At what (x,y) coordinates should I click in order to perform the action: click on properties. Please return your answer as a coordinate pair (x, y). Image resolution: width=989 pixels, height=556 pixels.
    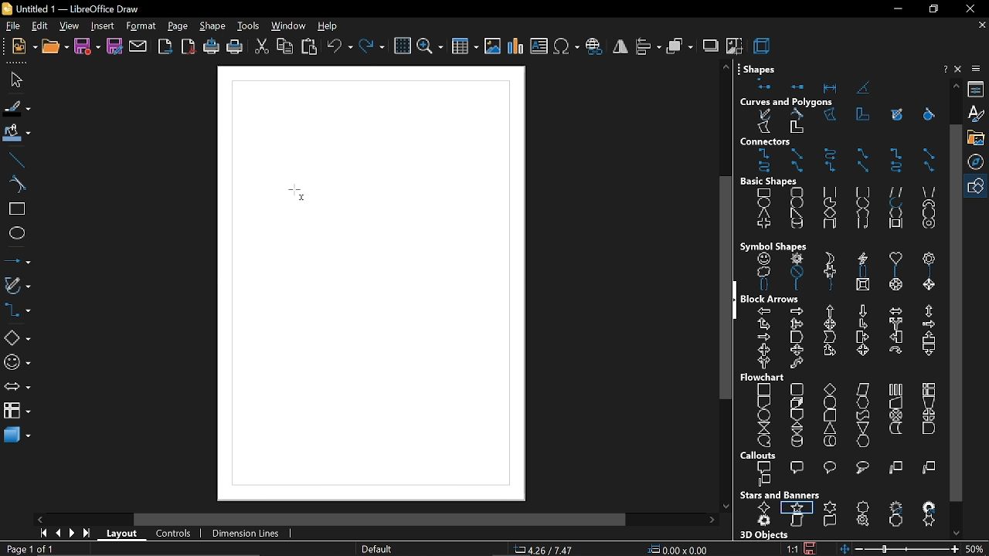
    Looking at the image, I should click on (977, 89).